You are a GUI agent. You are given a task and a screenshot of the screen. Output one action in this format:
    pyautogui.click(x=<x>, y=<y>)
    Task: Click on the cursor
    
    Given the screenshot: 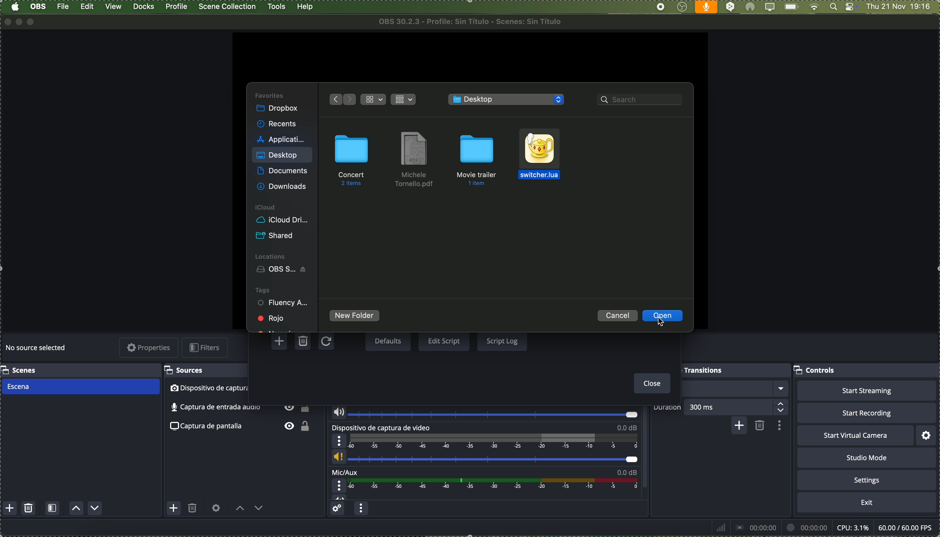 What is the action you would take?
    pyautogui.click(x=660, y=323)
    